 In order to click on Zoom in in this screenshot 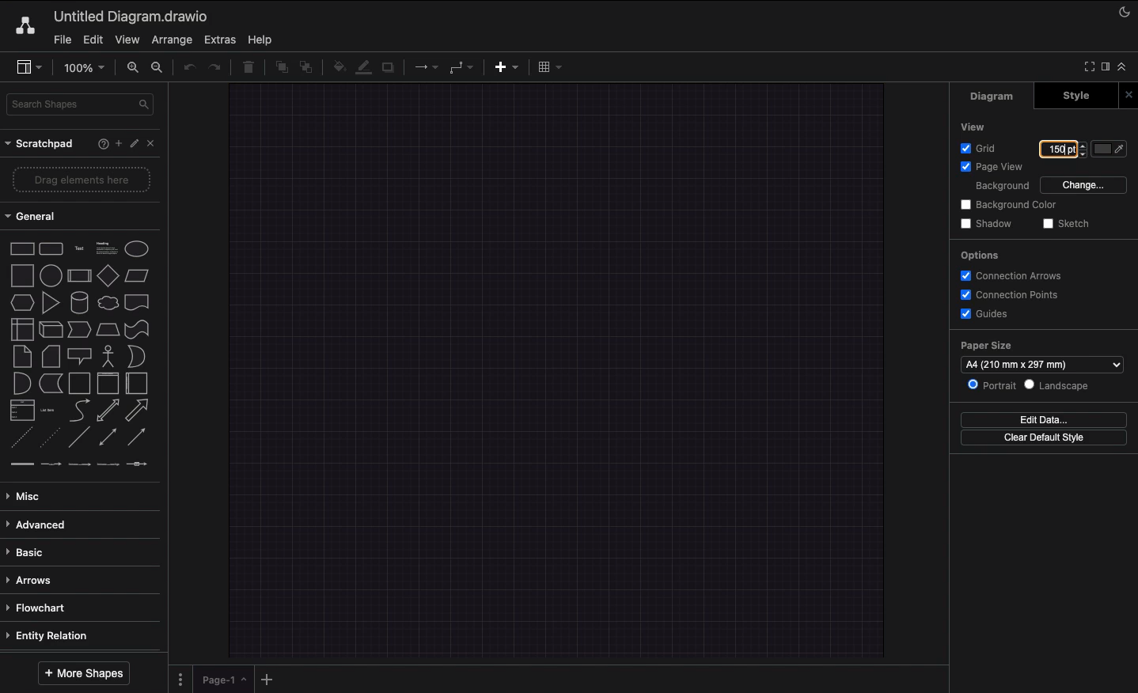, I will do `click(131, 67)`.